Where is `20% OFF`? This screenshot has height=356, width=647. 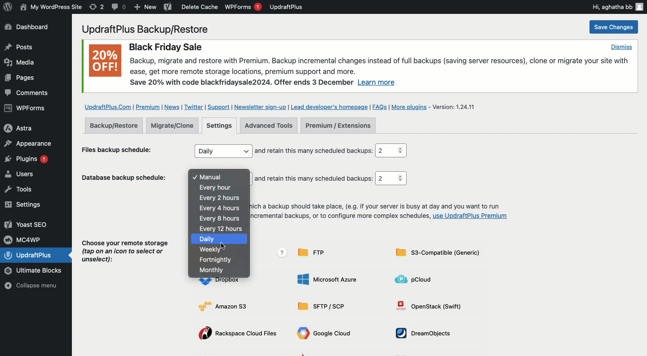 20% OFF is located at coordinates (105, 62).